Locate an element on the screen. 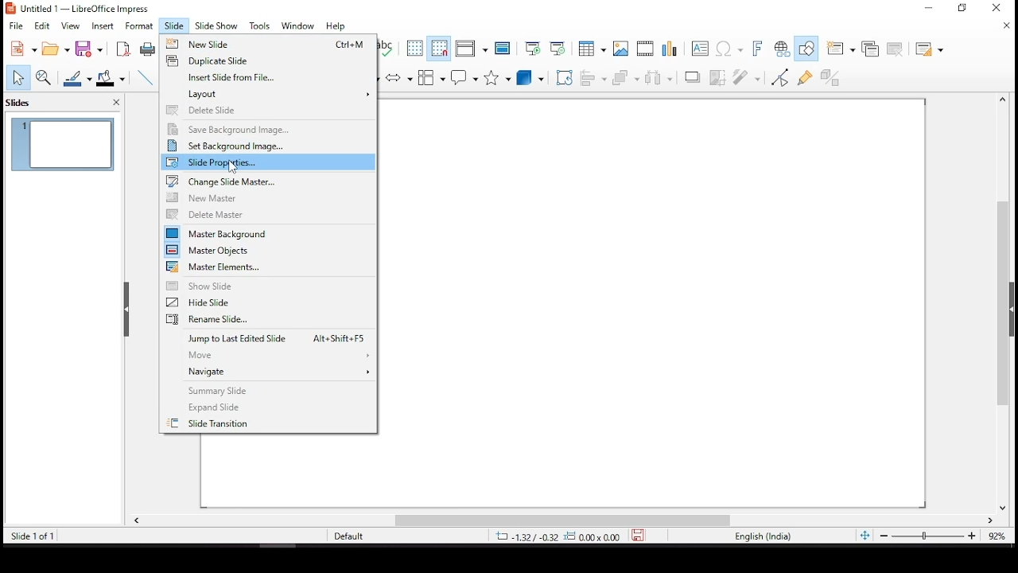  3D objects is located at coordinates (530, 76).